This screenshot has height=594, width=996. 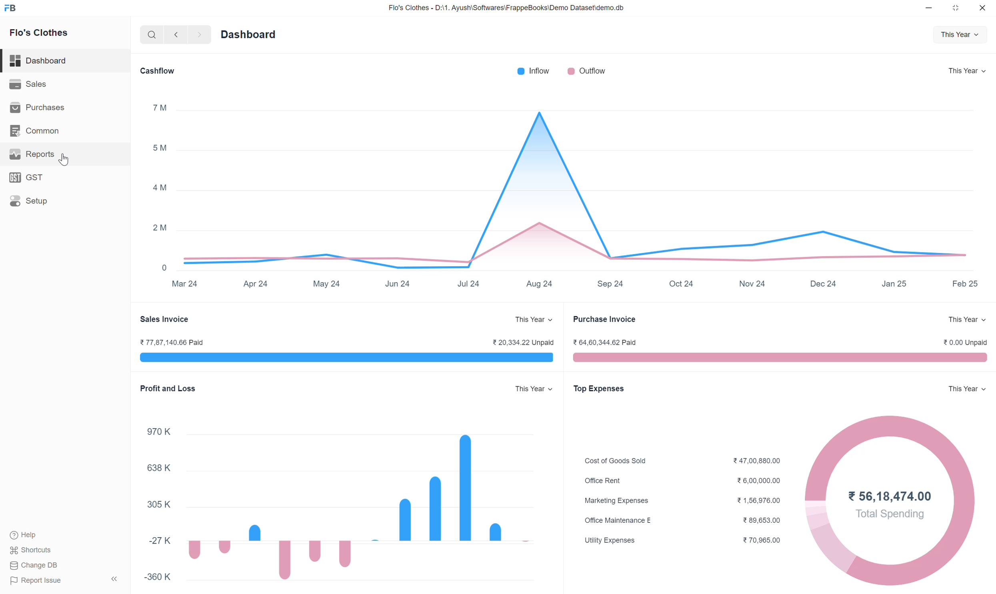 I want to click on dec 24, so click(x=822, y=284).